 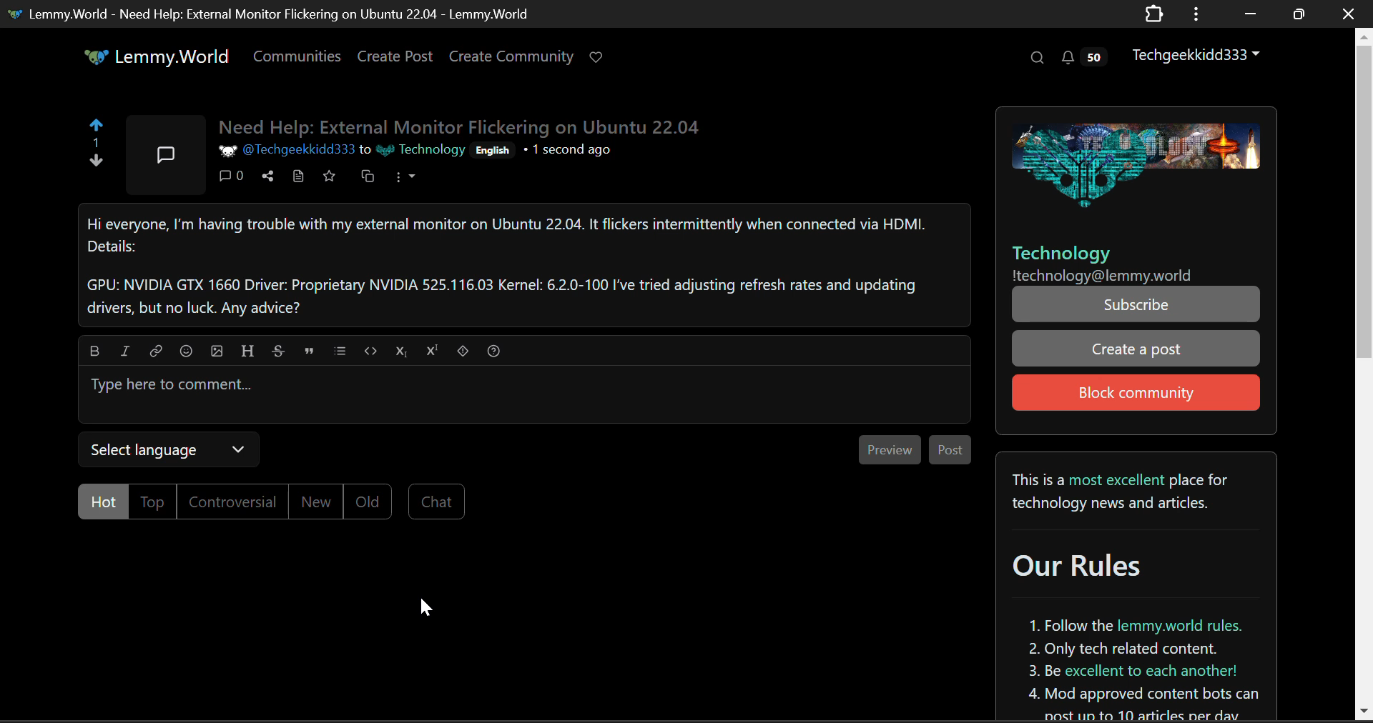 What do you see at coordinates (888, 449) in the screenshot?
I see `Preview` at bounding box center [888, 449].